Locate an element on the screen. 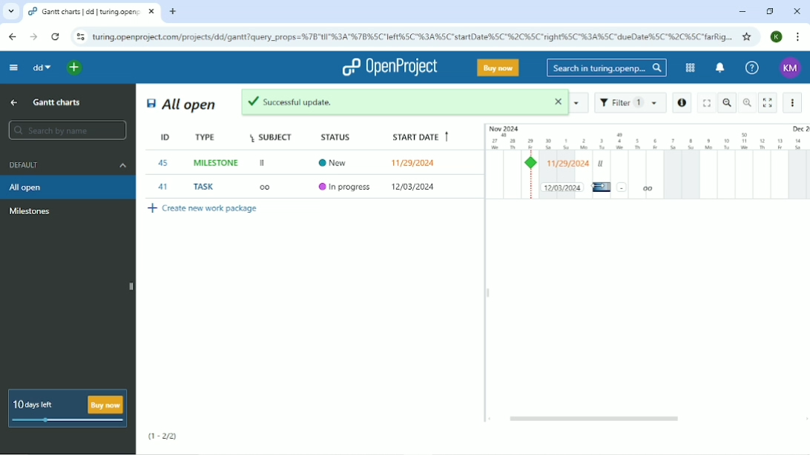 Image resolution: width=810 pixels, height=455 pixels. Restore down is located at coordinates (771, 12).